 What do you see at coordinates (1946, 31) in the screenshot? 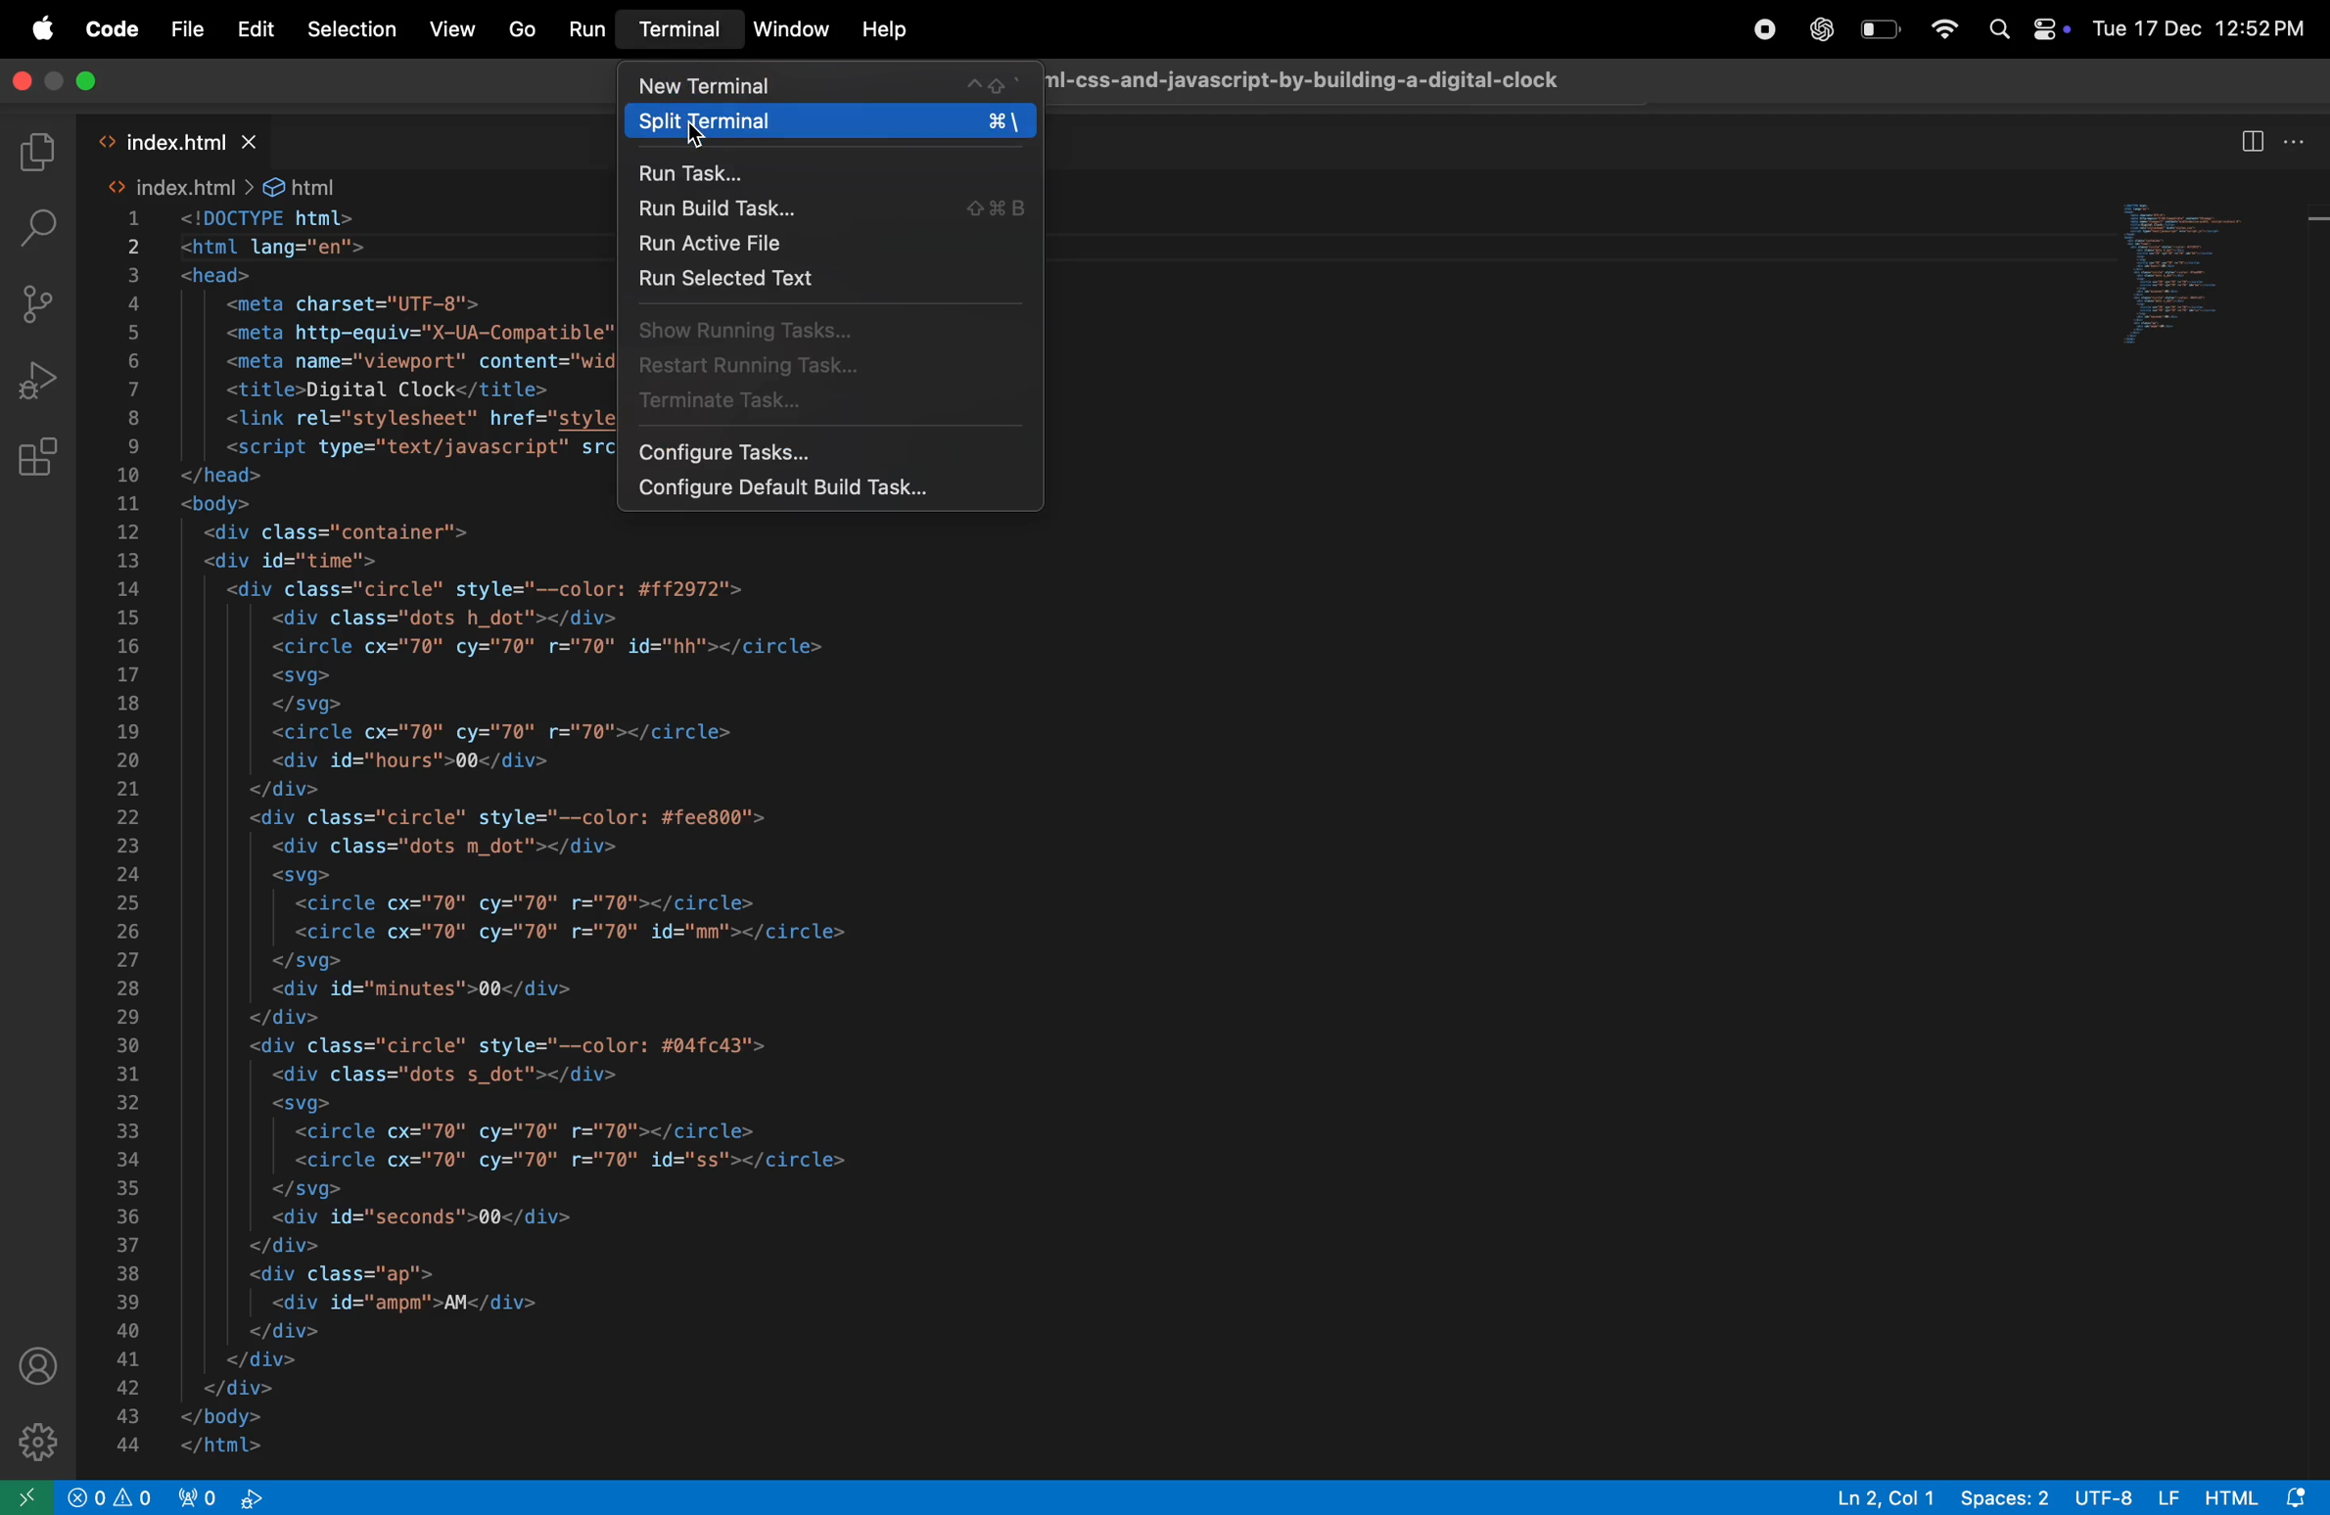
I see `wifi` at bounding box center [1946, 31].